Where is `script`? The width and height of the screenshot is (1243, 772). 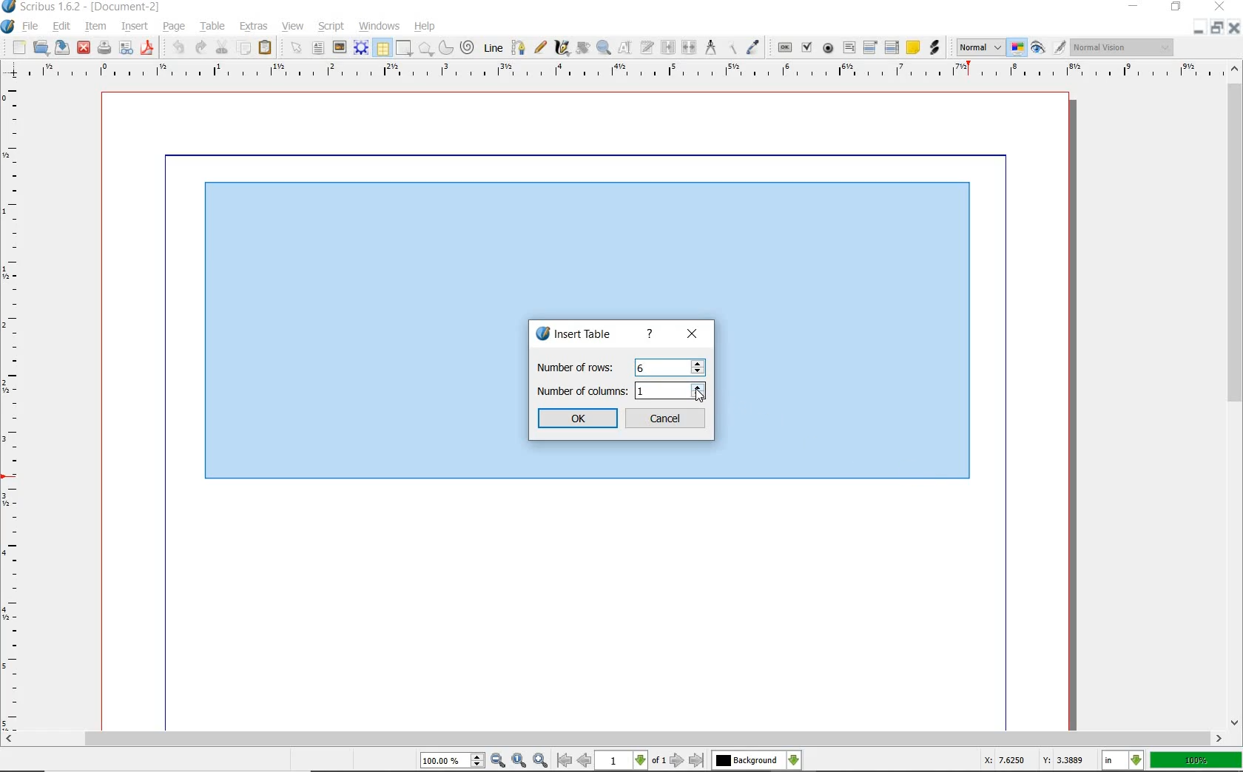 script is located at coordinates (331, 27).